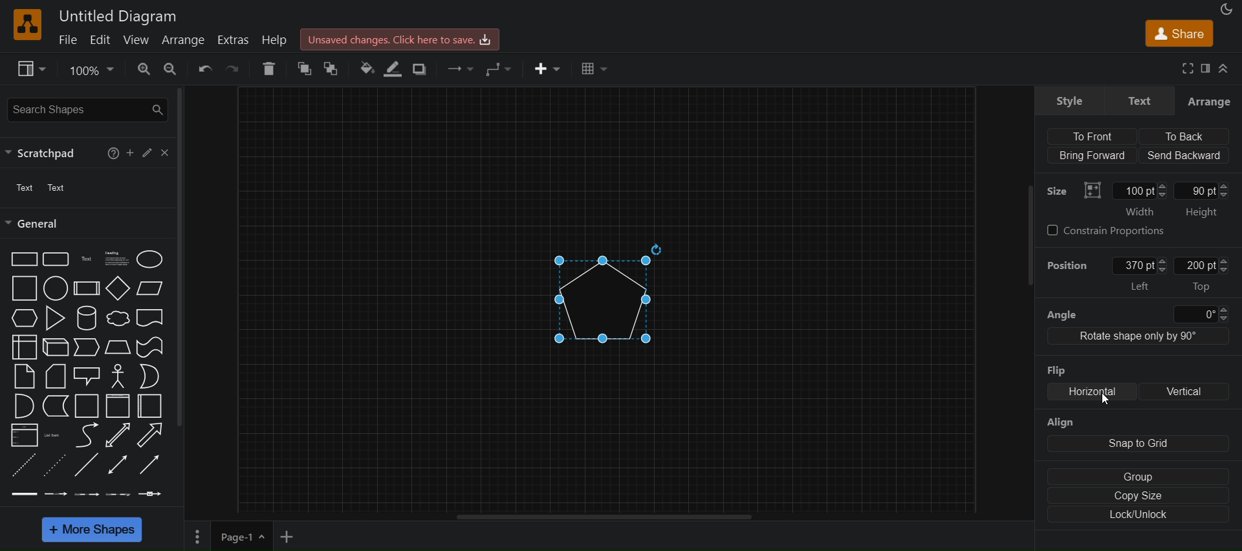 Image resolution: width=1242 pixels, height=551 pixels. I want to click on More settings, so click(197, 537).